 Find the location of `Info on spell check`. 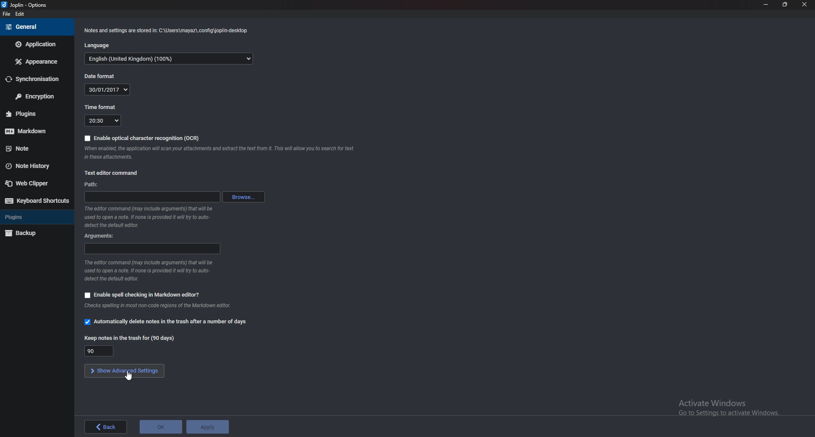

Info on spell check is located at coordinates (159, 305).